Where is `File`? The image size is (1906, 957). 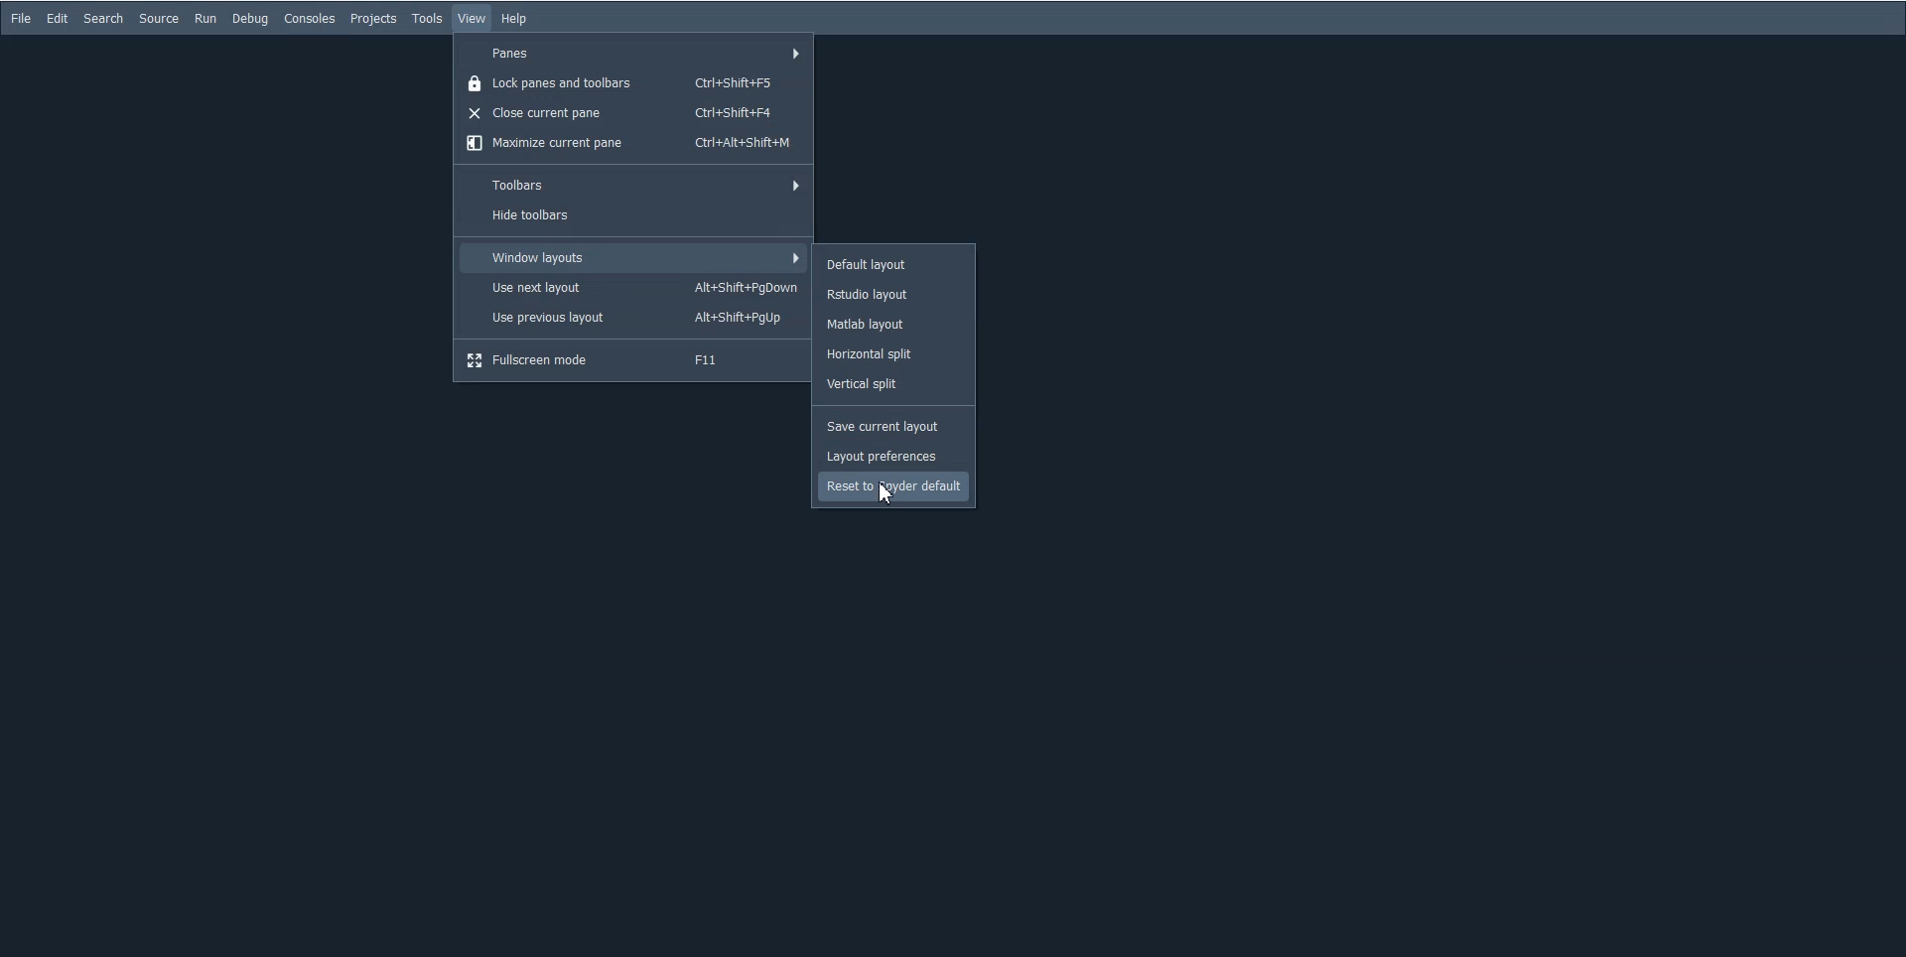 File is located at coordinates (22, 19).